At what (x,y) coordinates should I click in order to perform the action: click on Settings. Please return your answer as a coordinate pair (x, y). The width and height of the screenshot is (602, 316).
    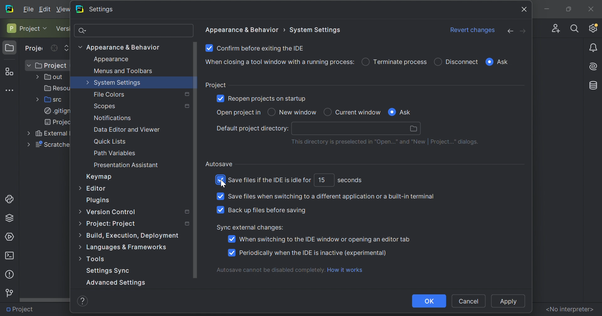
    Looking at the image, I should click on (102, 9).